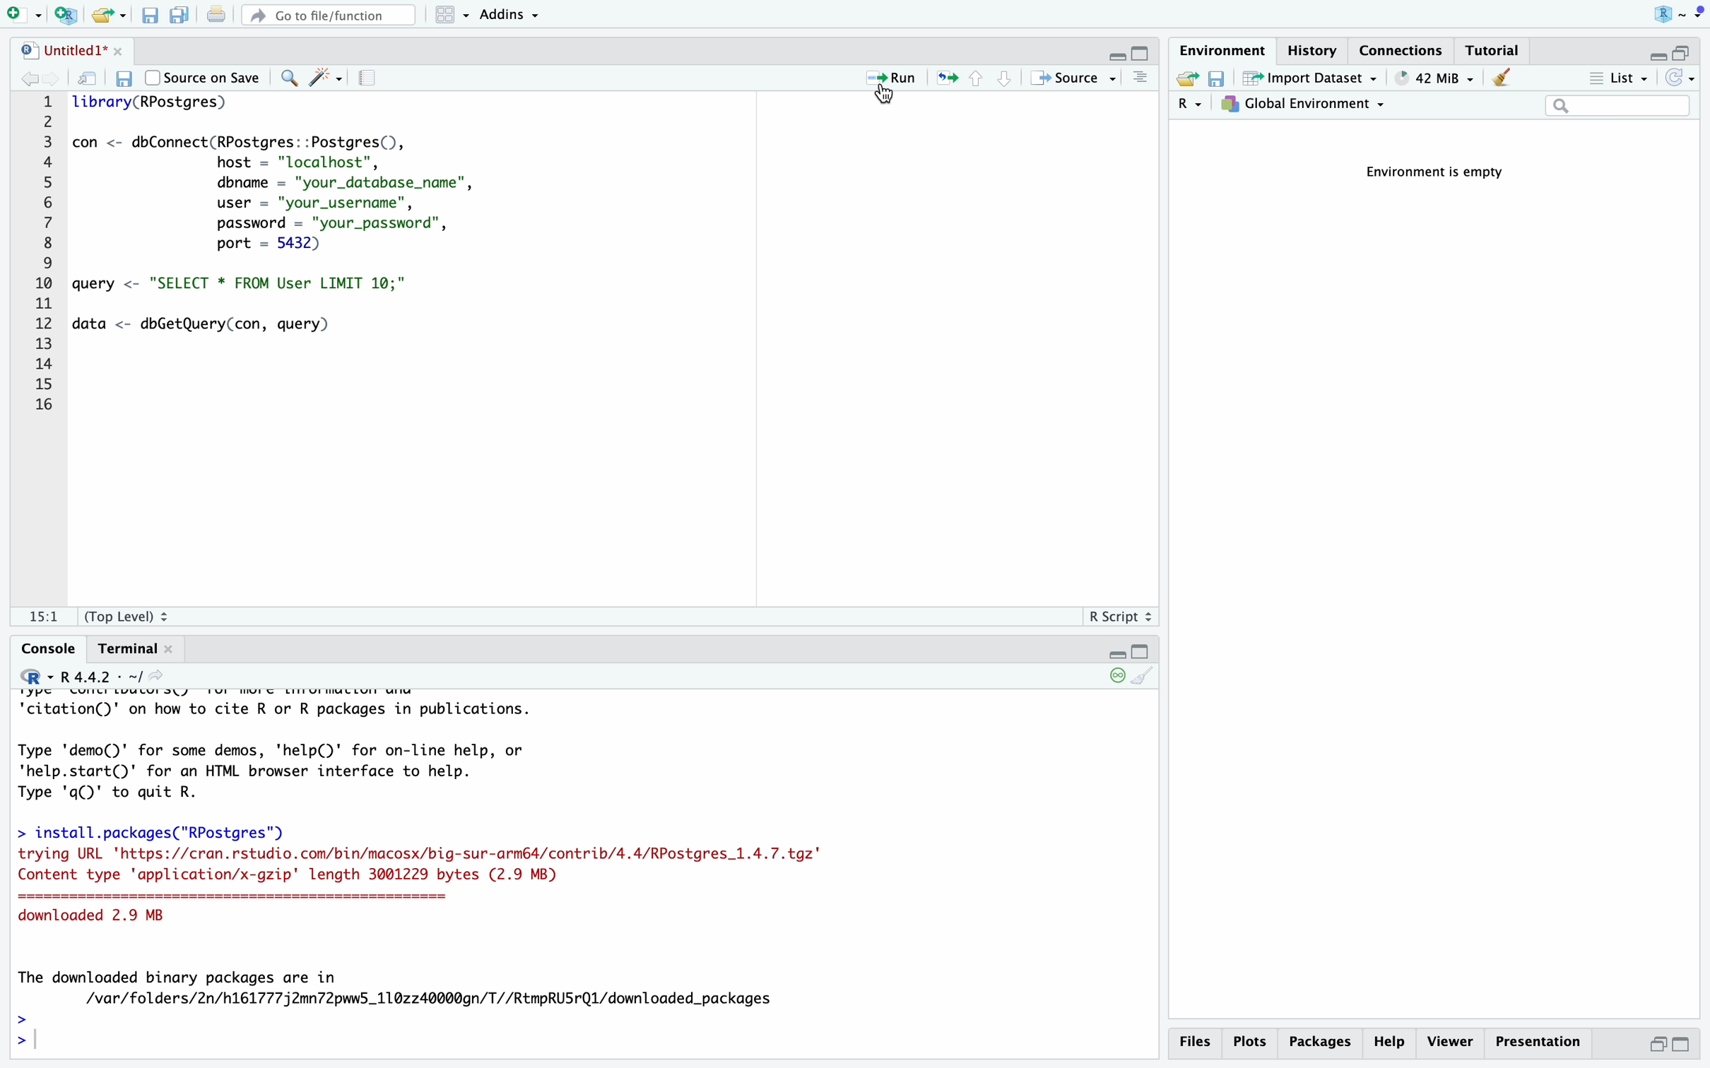 The height and width of the screenshot is (1068, 1710). What do you see at coordinates (1186, 80) in the screenshot?
I see `load workspace` at bounding box center [1186, 80].